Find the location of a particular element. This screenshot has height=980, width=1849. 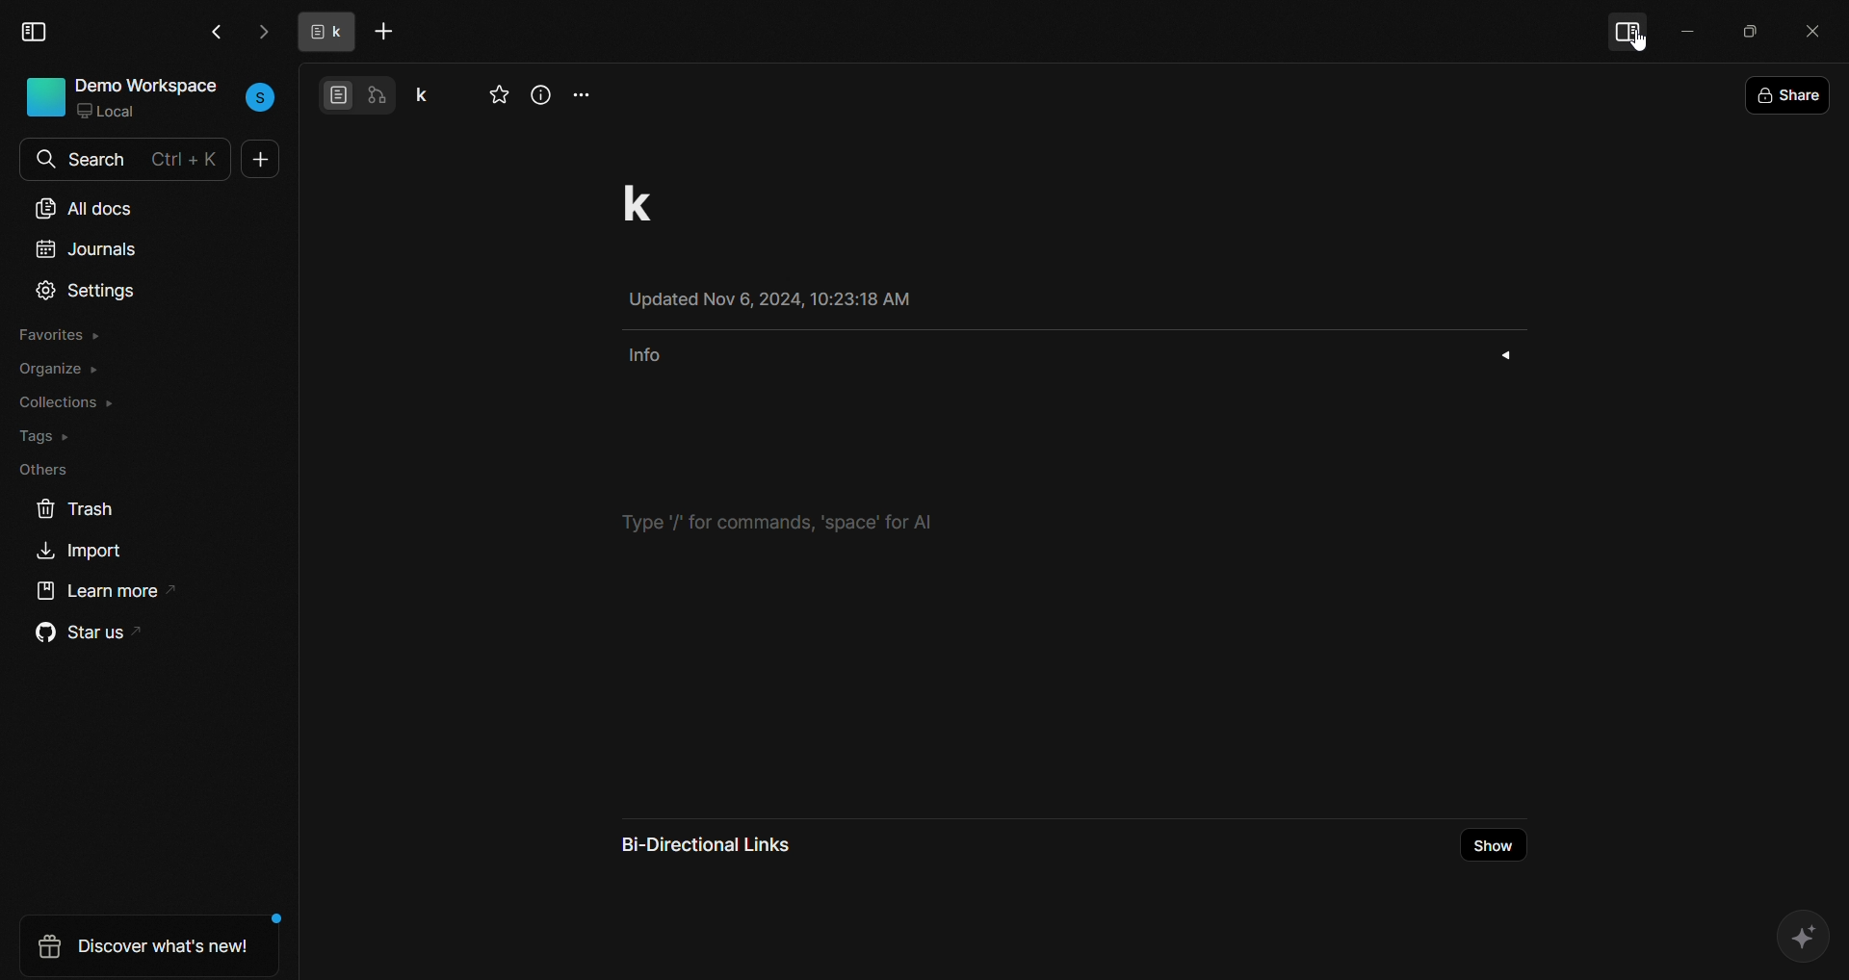

minimize is located at coordinates (1687, 30).